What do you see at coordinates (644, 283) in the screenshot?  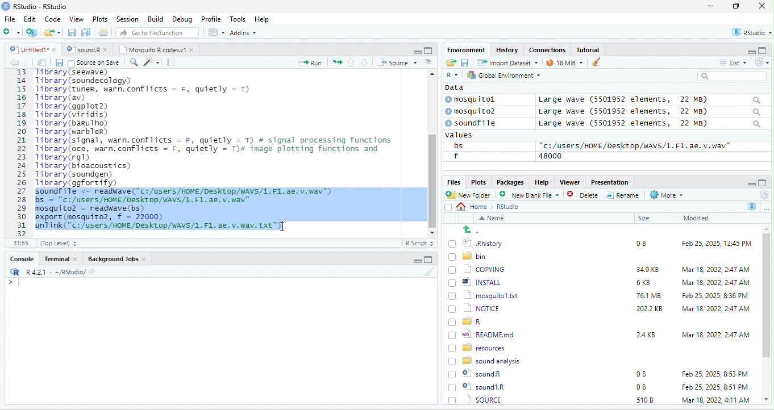 I see `6KB` at bounding box center [644, 283].